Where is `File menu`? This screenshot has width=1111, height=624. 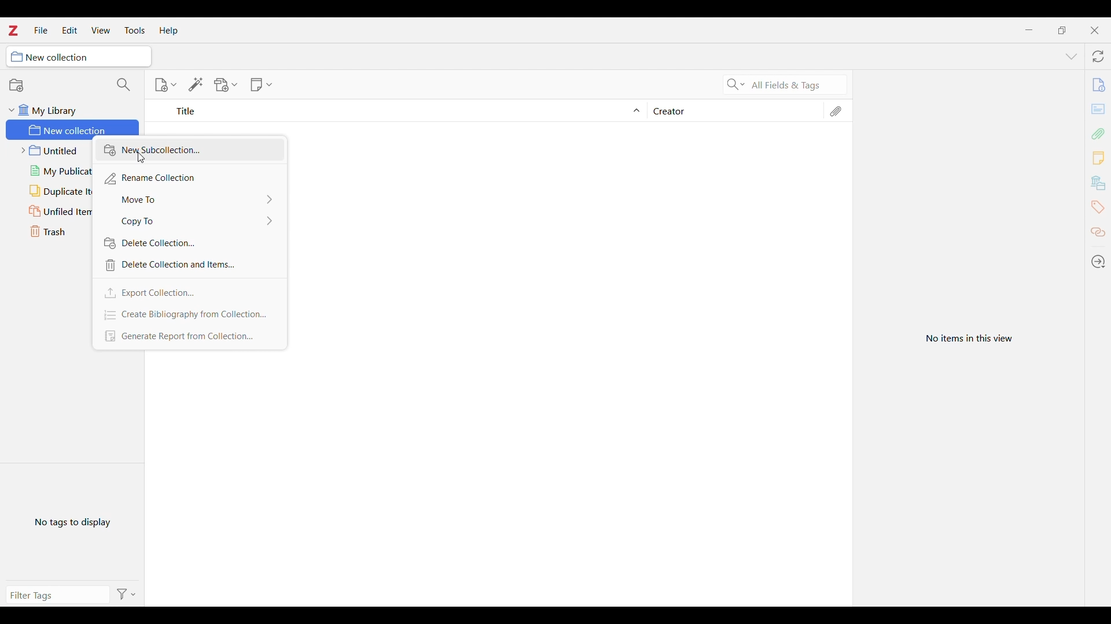 File menu is located at coordinates (41, 30).